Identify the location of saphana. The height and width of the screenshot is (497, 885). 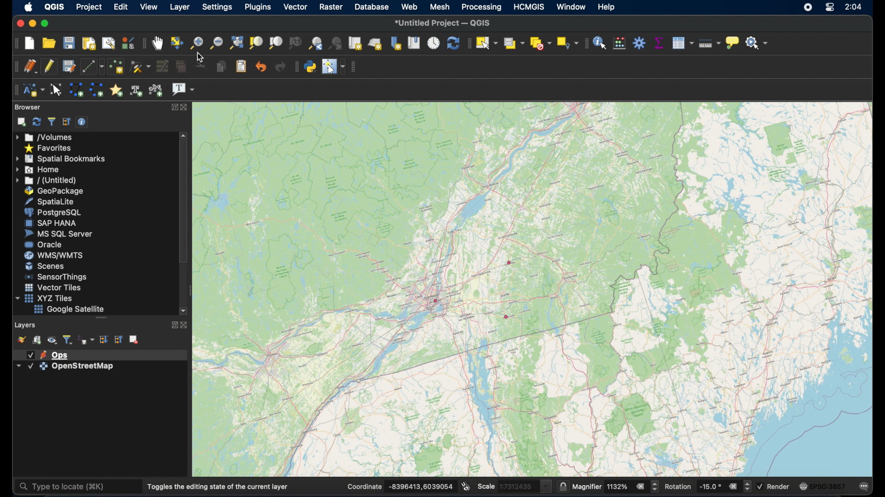
(49, 224).